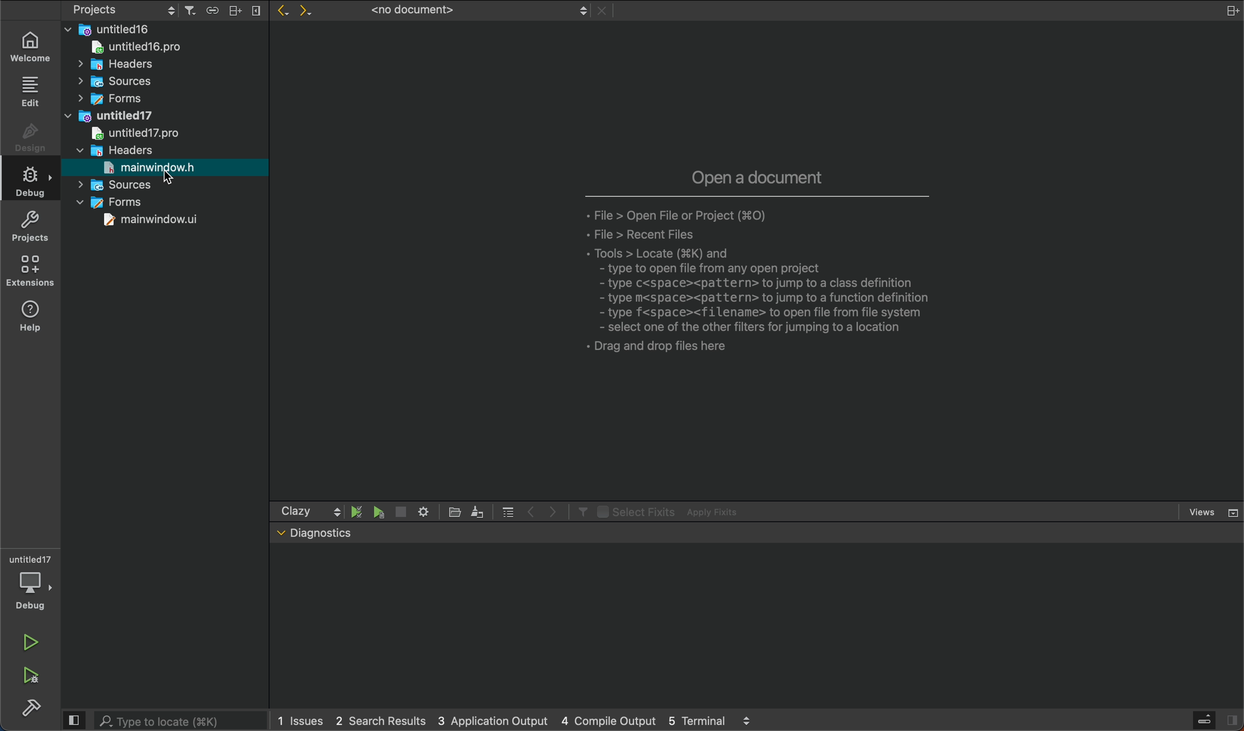 The height and width of the screenshot is (731, 1244). I want to click on mainwindow.h, so click(150, 167).